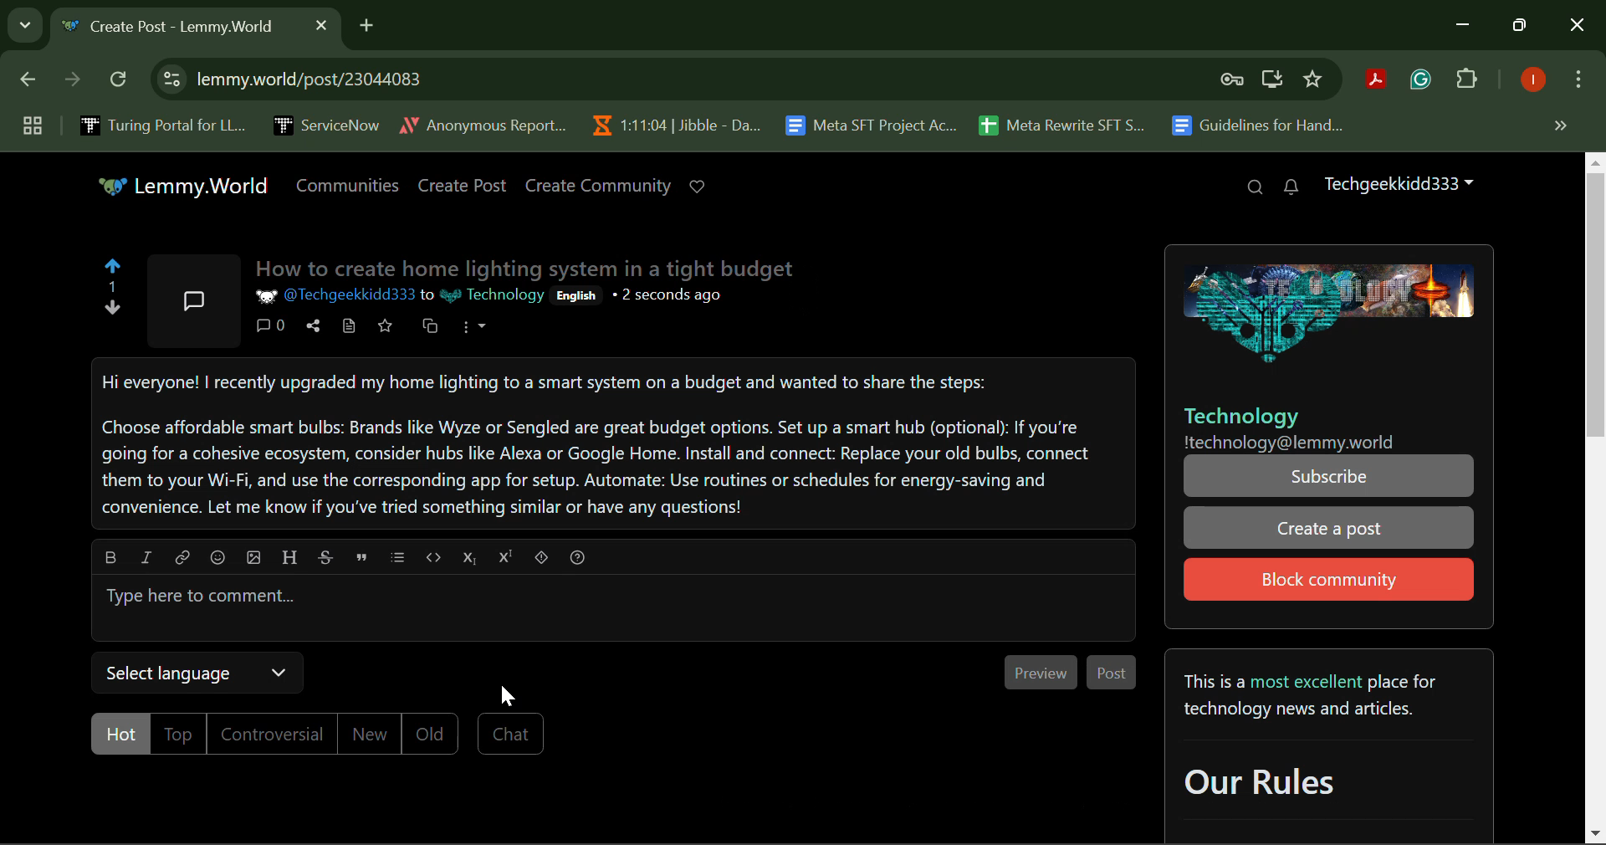  What do you see at coordinates (1530, 81) in the screenshot?
I see `Logged In User` at bounding box center [1530, 81].